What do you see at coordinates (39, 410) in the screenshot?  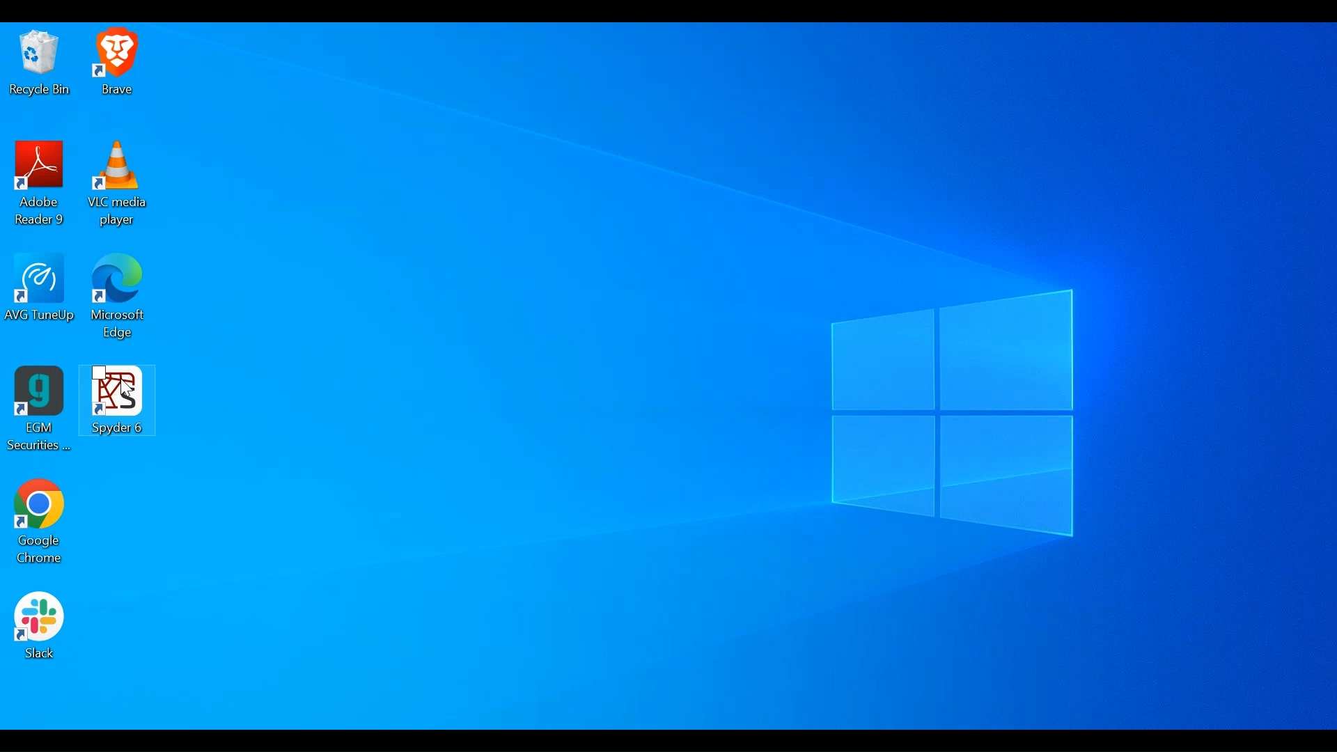 I see `EGM Securities Desktop Icon` at bounding box center [39, 410].